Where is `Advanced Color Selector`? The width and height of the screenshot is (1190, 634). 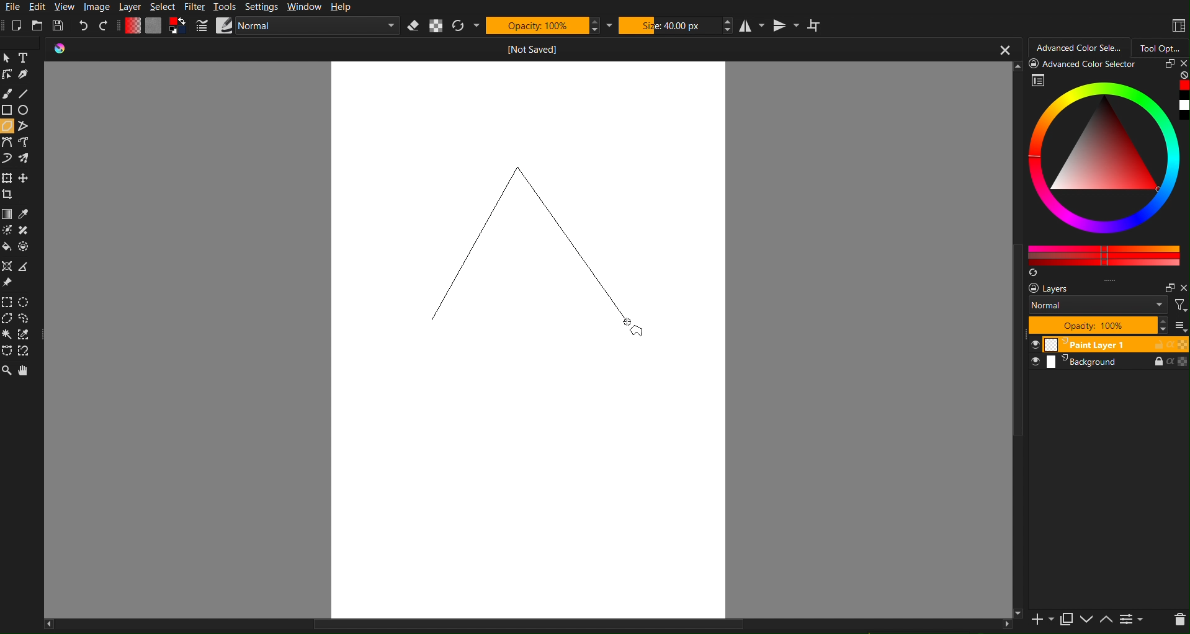 Advanced Color Selector is located at coordinates (1080, 46).